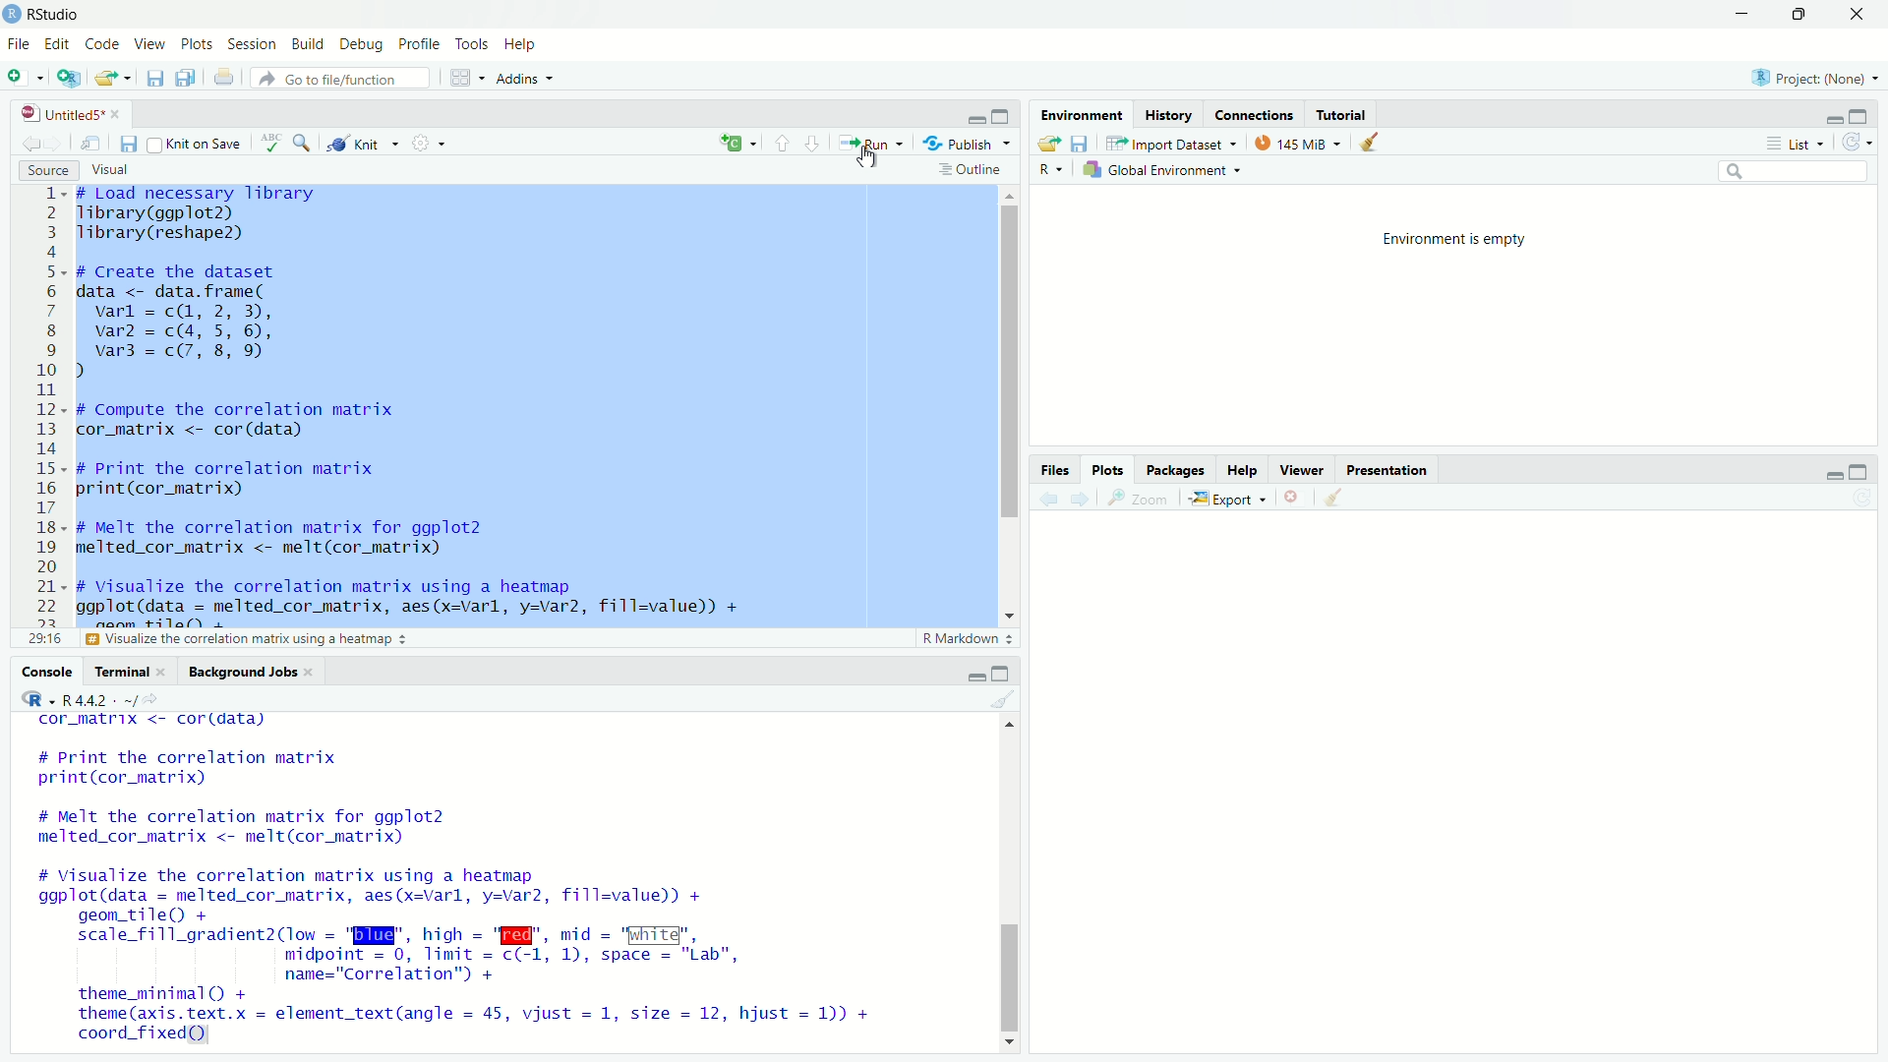 The height and width of the screenshot is (1062, 1888). Describe the element at coordinates (189, 77) in the screenshot. I see `save all open documents` at that location.